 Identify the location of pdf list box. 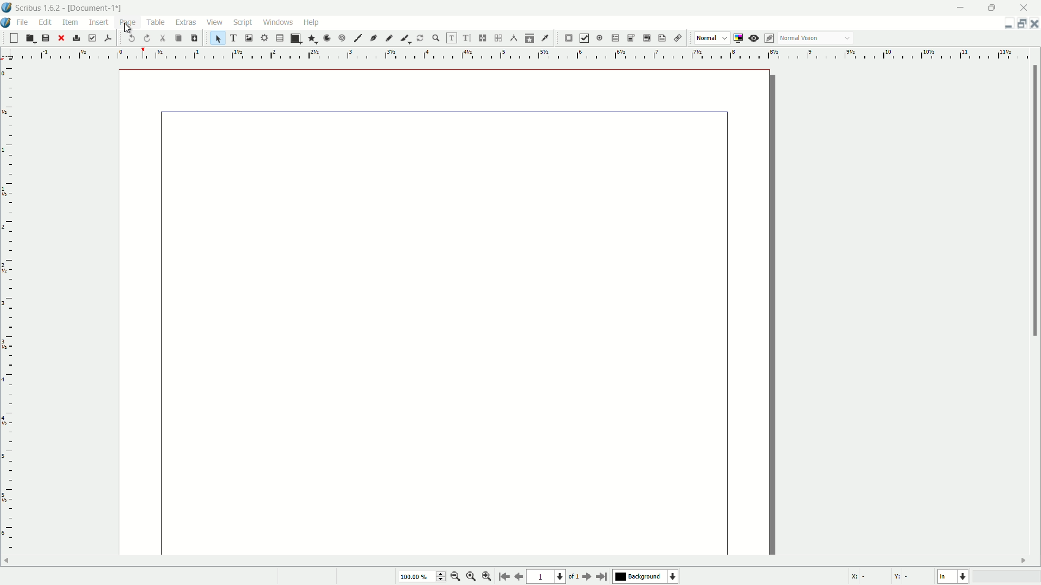
(645, 39).